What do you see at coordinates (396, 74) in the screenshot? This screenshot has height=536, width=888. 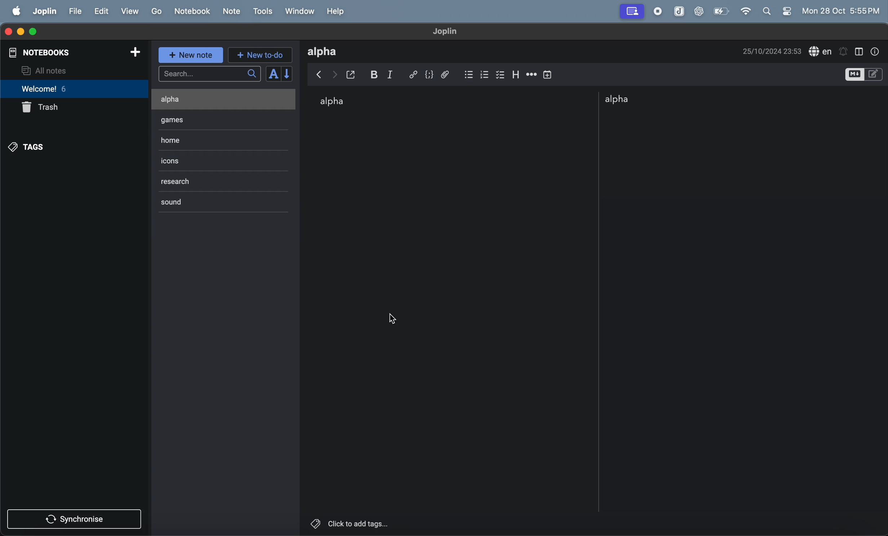 I see `itallic` at bounding box center [396, 74].